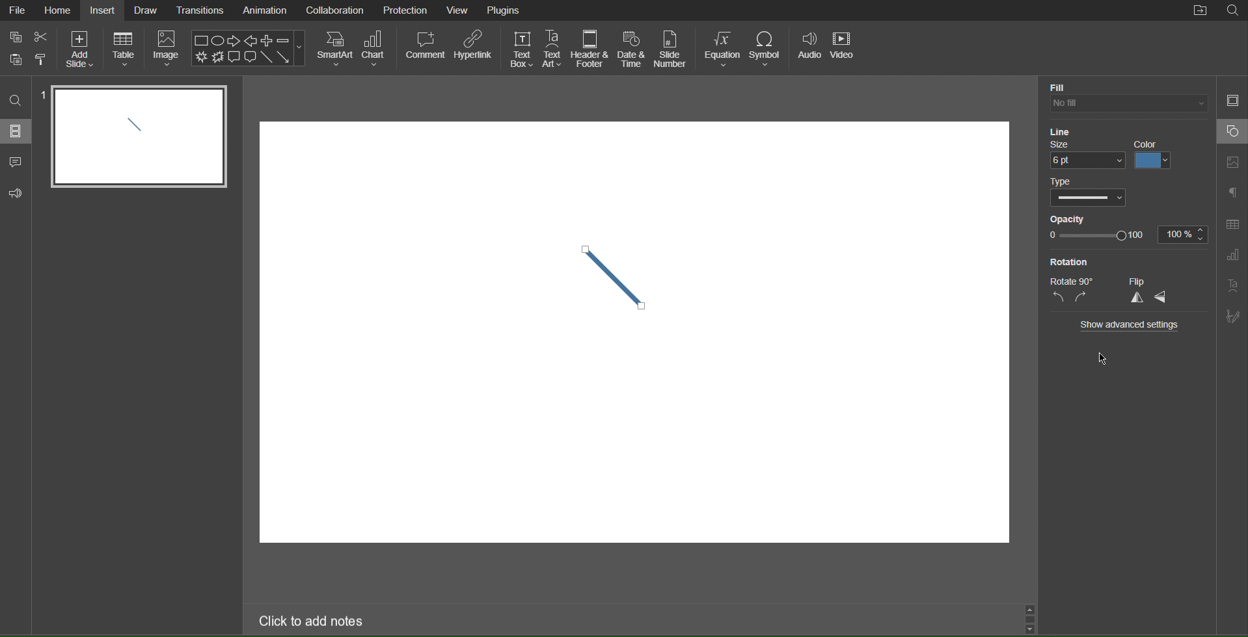 The image size is (1248, 637). Describe the element at coordinates (1111, 359) in the screenshot. I see `Pointer` at that location.